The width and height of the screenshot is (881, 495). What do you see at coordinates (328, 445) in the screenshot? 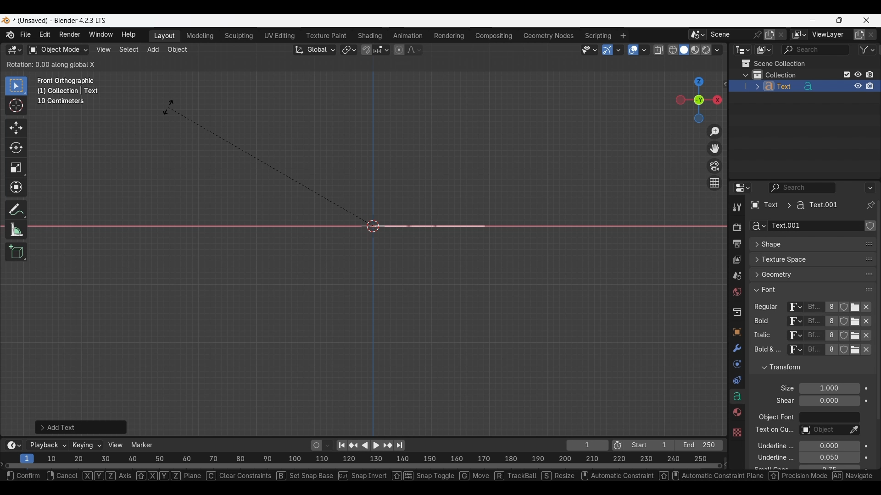
I see `Auto keyframing` at bounding box center [328, 445].